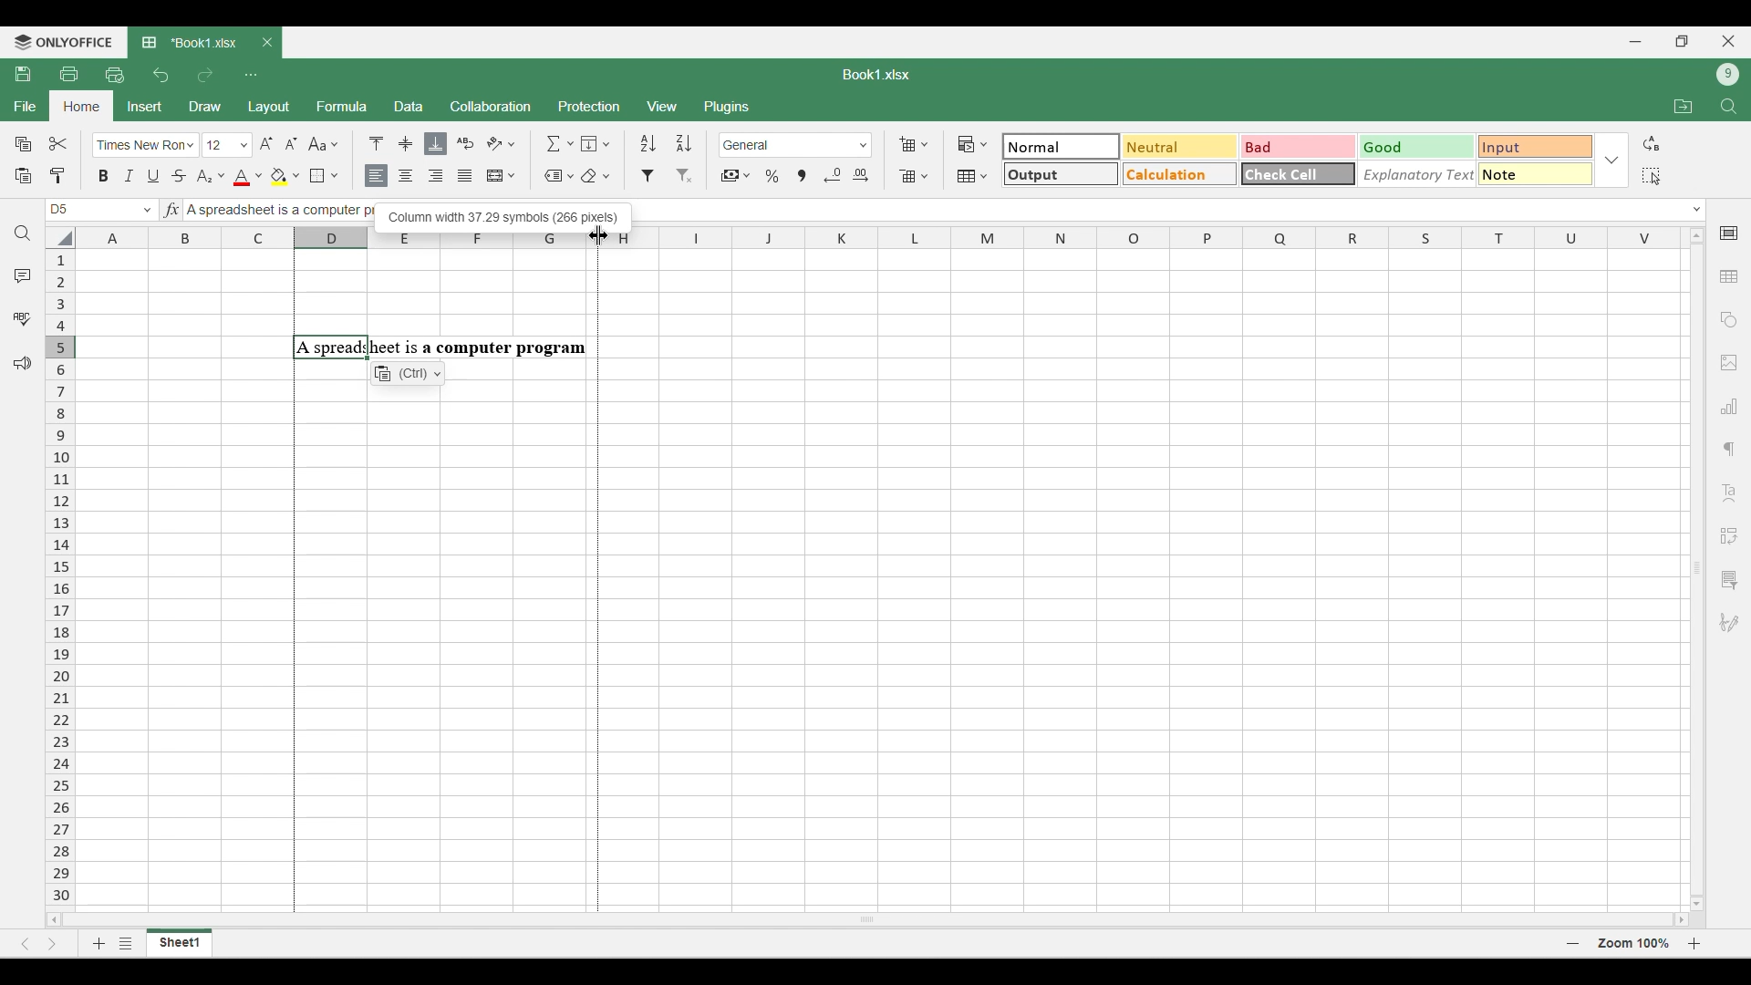  I want to click on Percent style, so click(772, 176).